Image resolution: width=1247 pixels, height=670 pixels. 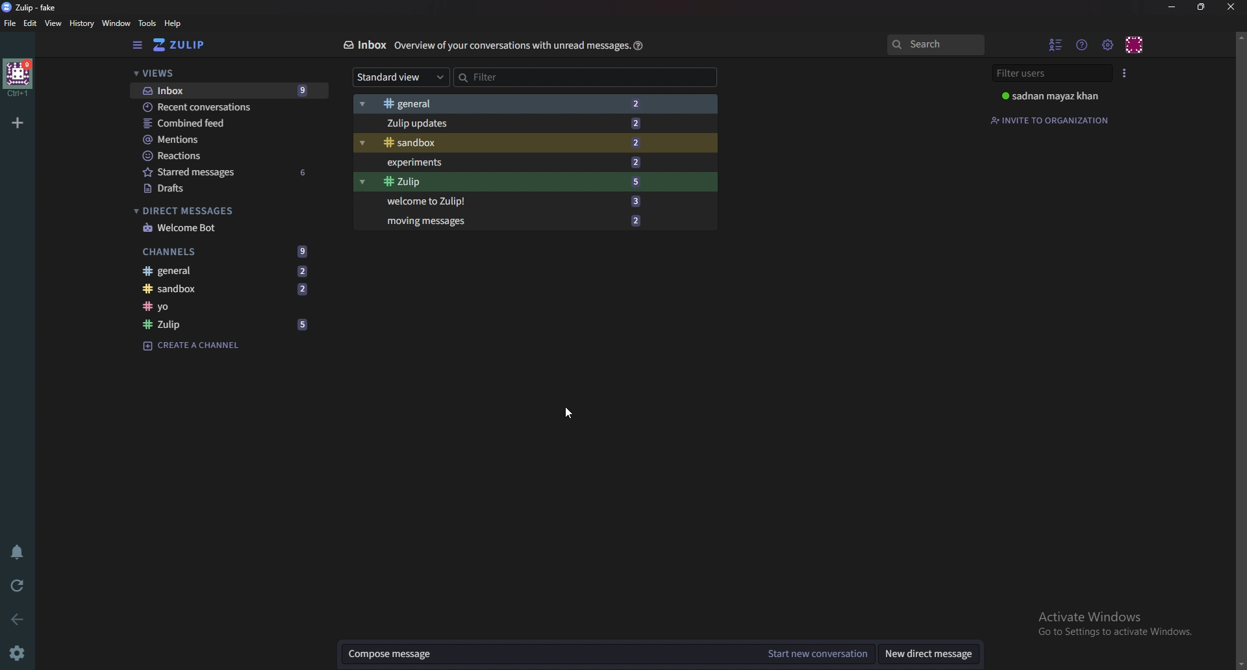 What do you see at coordinates (174, 23) in the screenshot?
I see `help` at bounding box center [174, 23].